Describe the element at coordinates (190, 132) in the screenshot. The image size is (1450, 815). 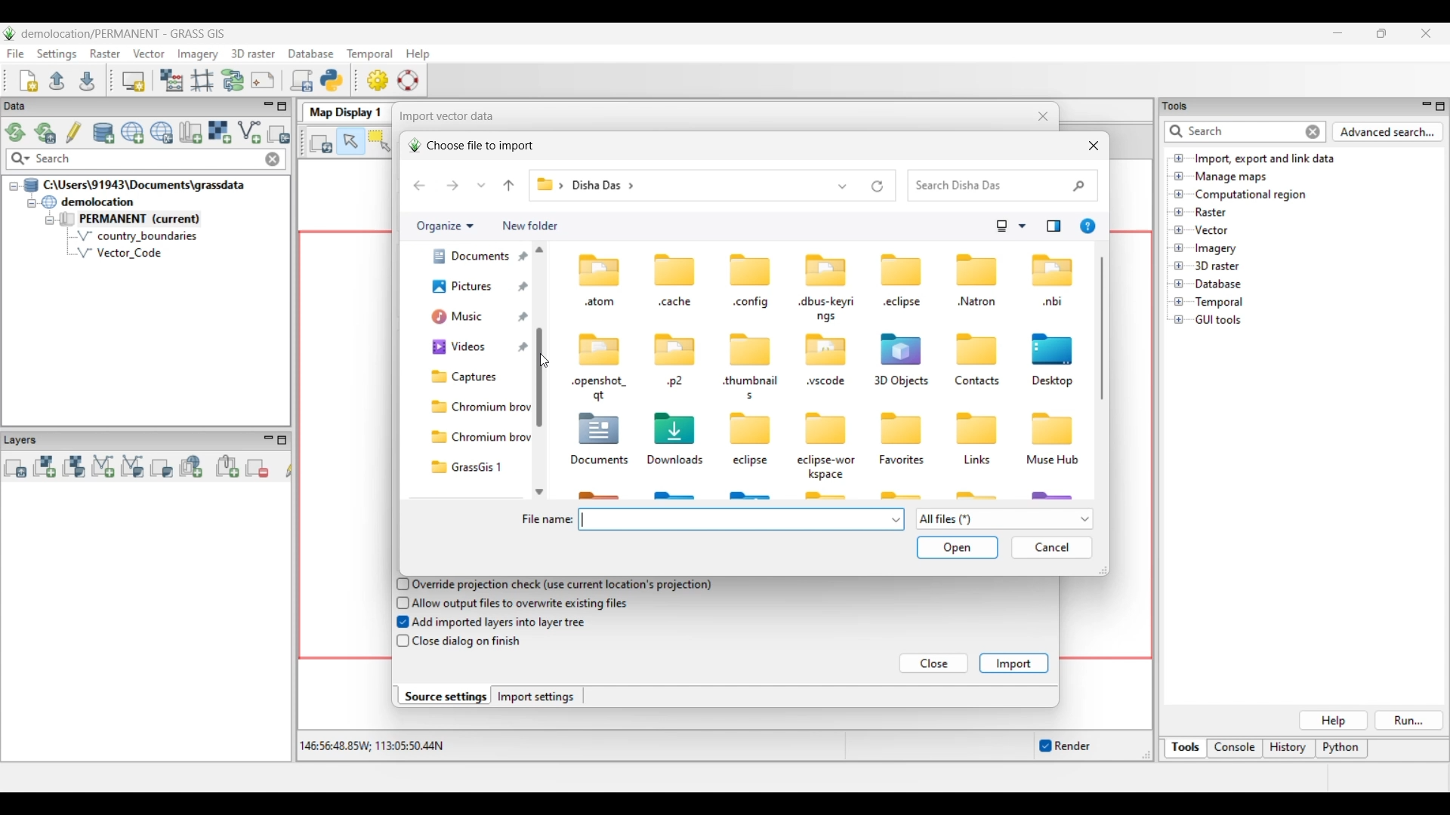
I see `Create new map set in current project` at that location.